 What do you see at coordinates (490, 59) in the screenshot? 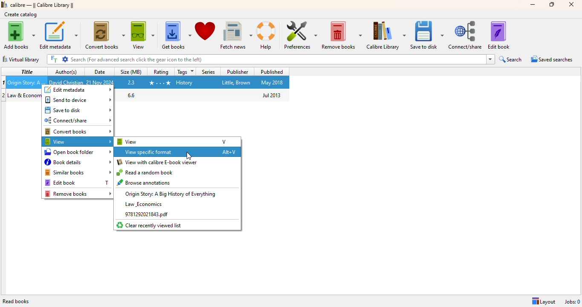
I see `dropdown` at bounding box center [490, 59].